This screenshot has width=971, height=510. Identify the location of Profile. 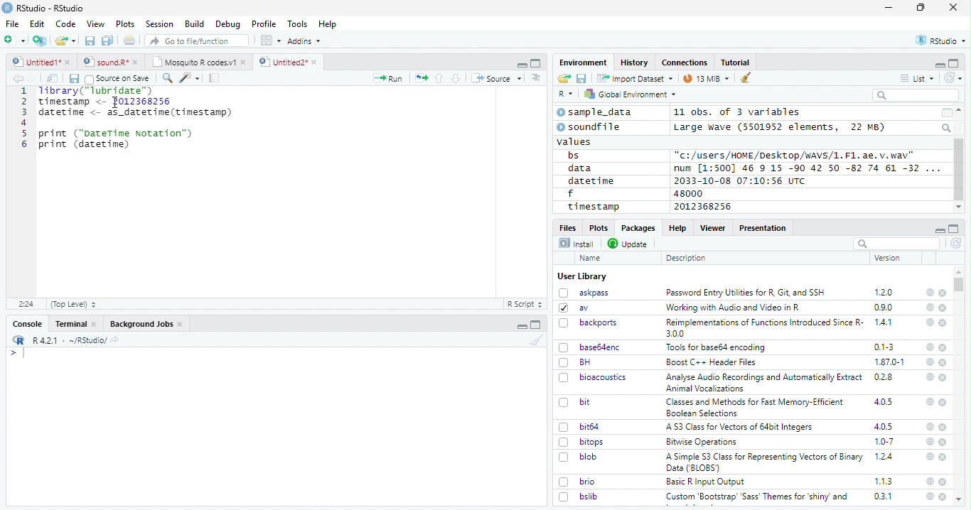
(264, 24).